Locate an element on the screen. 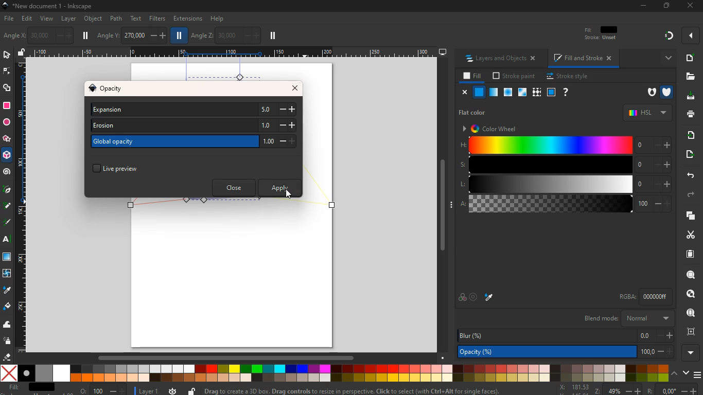  hole is located at coordinates (648, 93).